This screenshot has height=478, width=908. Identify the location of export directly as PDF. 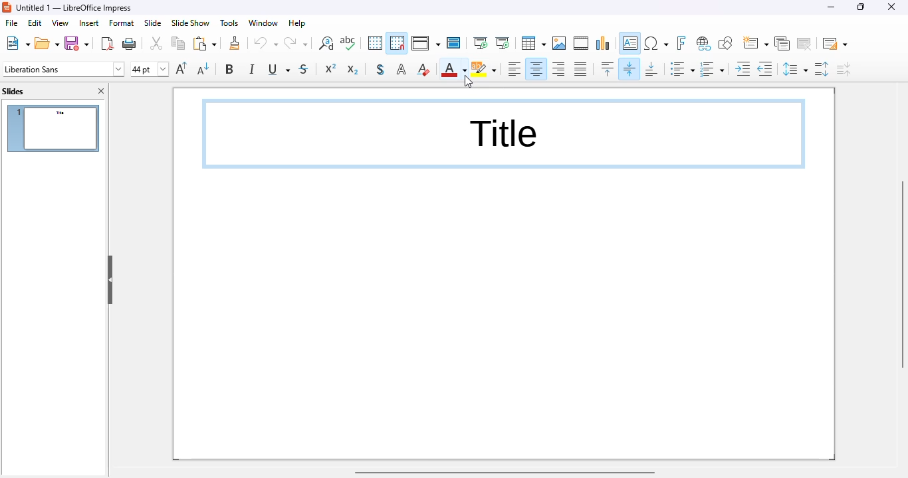
(108, 43).